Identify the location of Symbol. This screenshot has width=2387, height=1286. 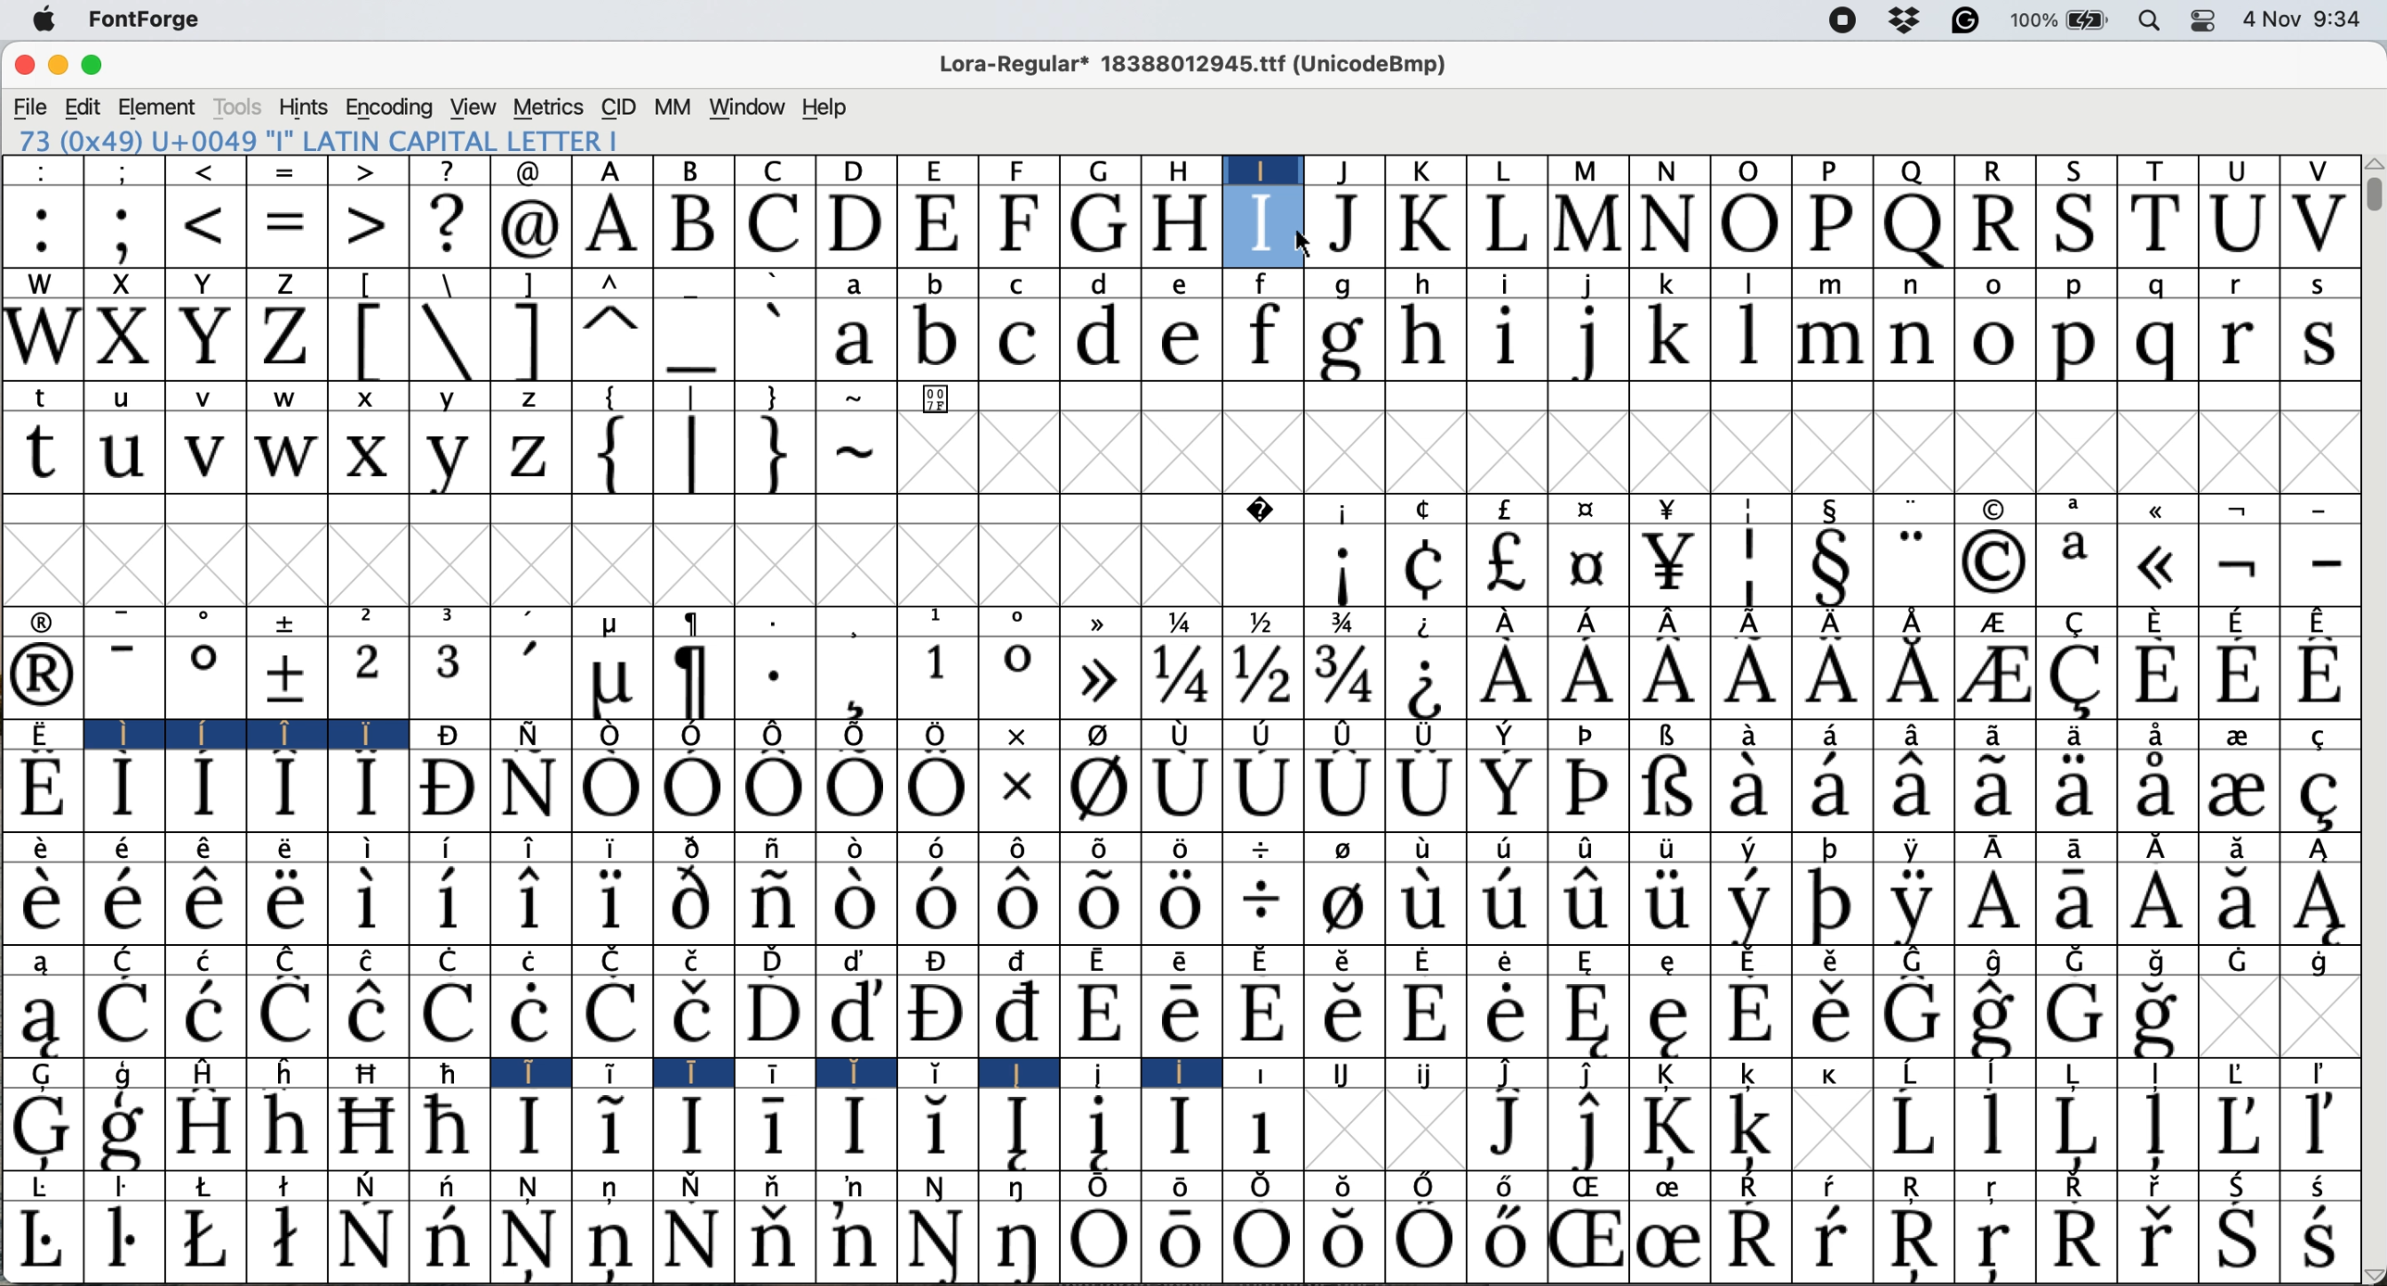
(1912, 790).